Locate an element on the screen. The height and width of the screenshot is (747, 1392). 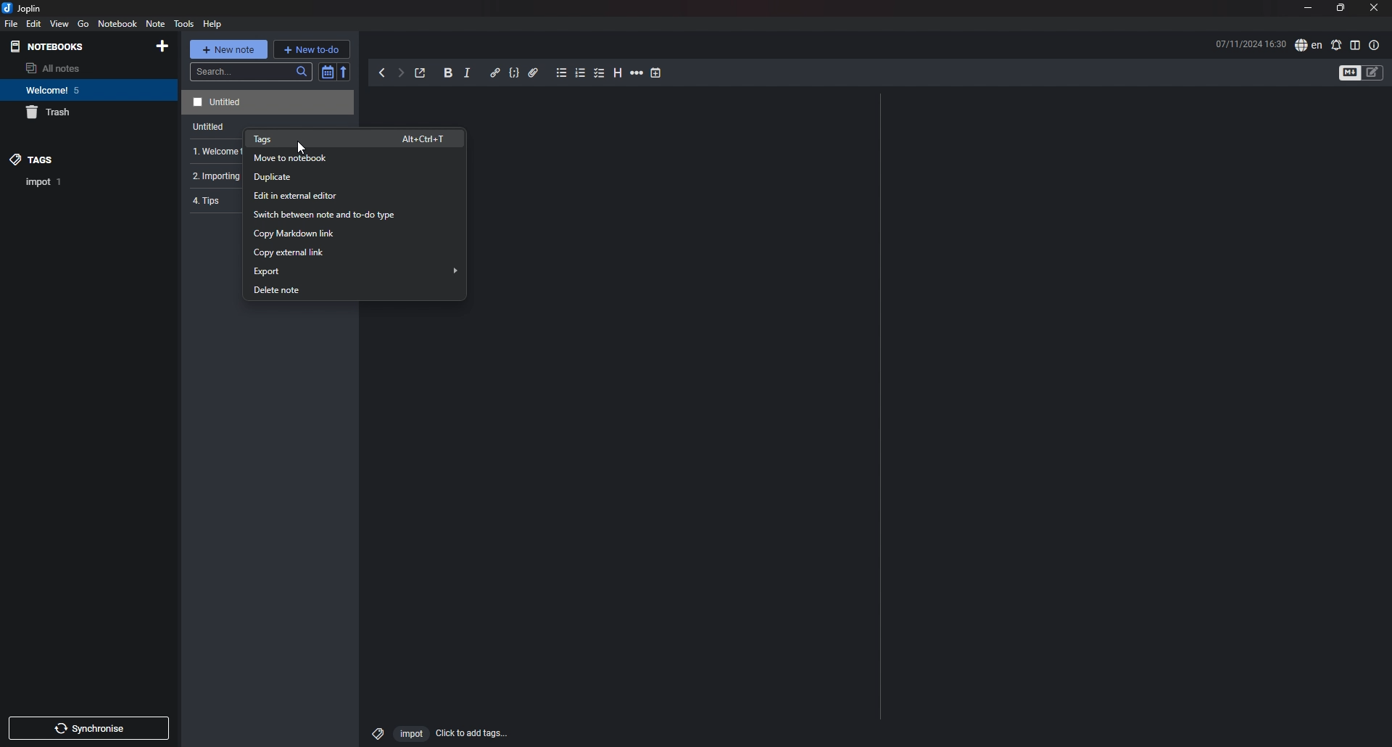
new todo is located at coordinates (312, 49).